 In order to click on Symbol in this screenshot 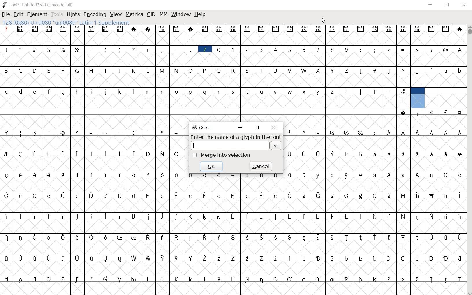, I will do `click(319, 29)`.